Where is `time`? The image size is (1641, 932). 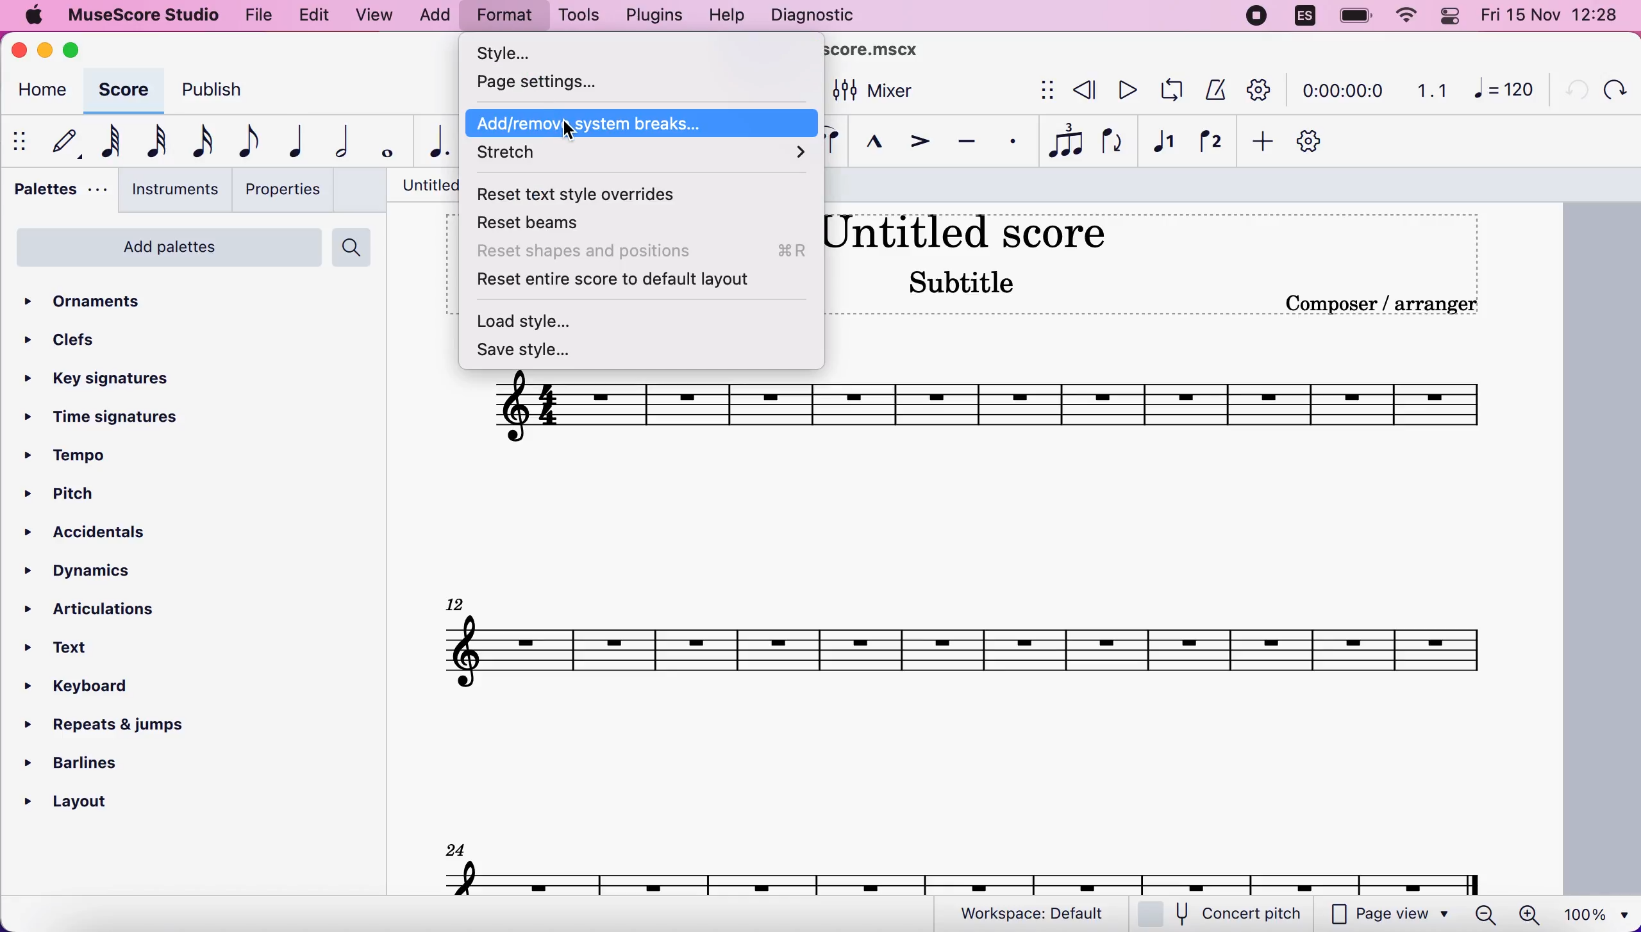 time is located at coordinates (1340, 92).